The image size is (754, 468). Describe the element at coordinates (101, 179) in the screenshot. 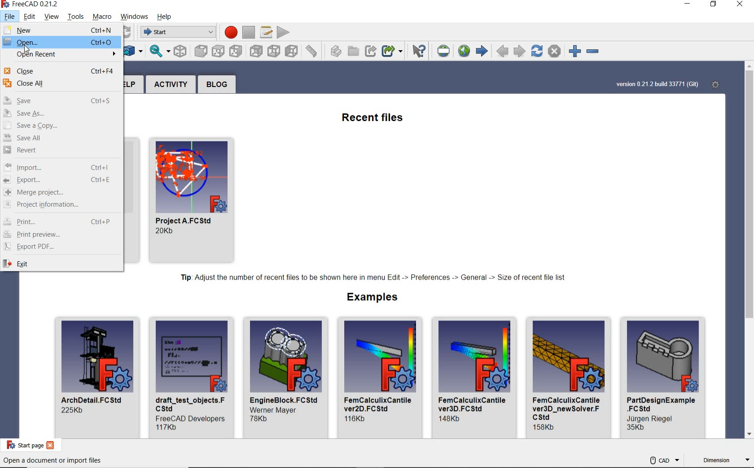

I see `Ctri+E` at that location.